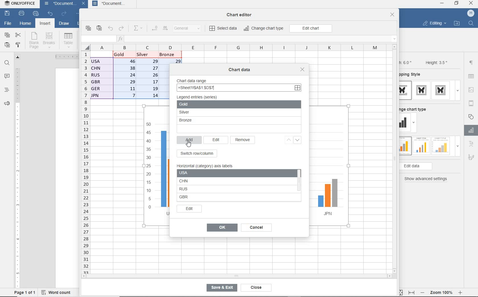  I want to click on quick print, so click(35, 14).